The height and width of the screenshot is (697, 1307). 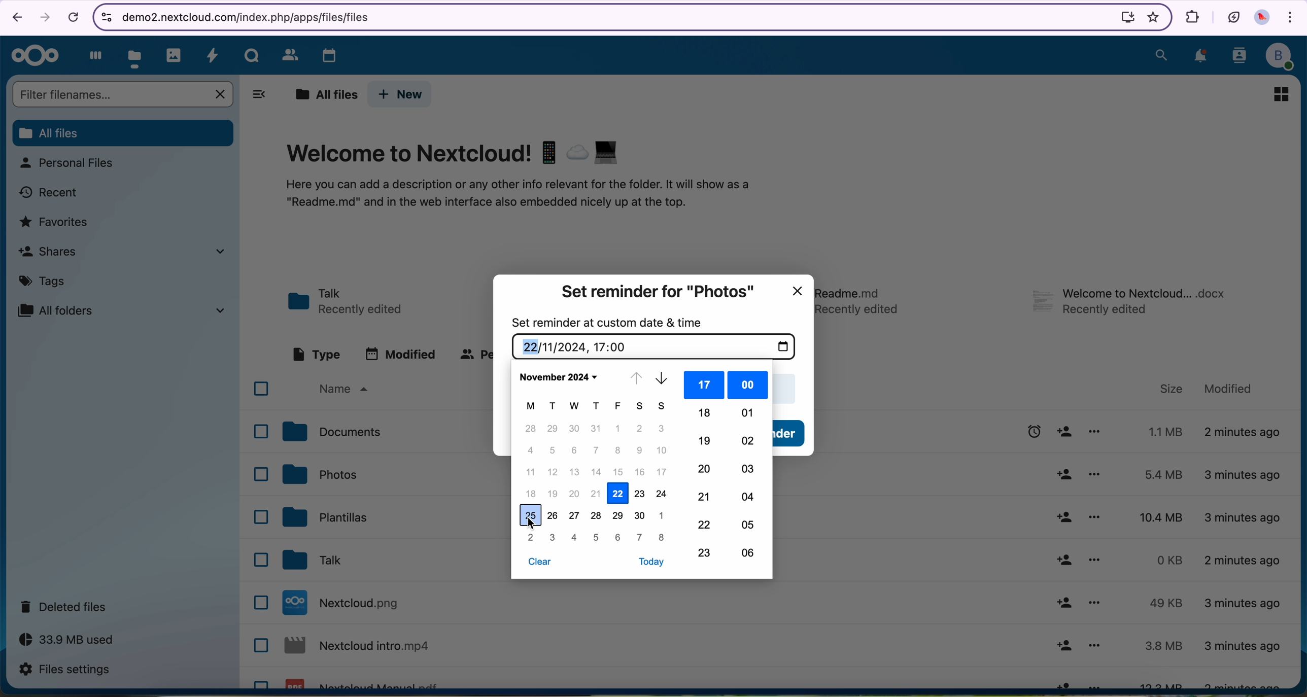 What do you see at coordinates (43, 283) in the screenshot?
I see `tags` at bounding box center [43, 283].